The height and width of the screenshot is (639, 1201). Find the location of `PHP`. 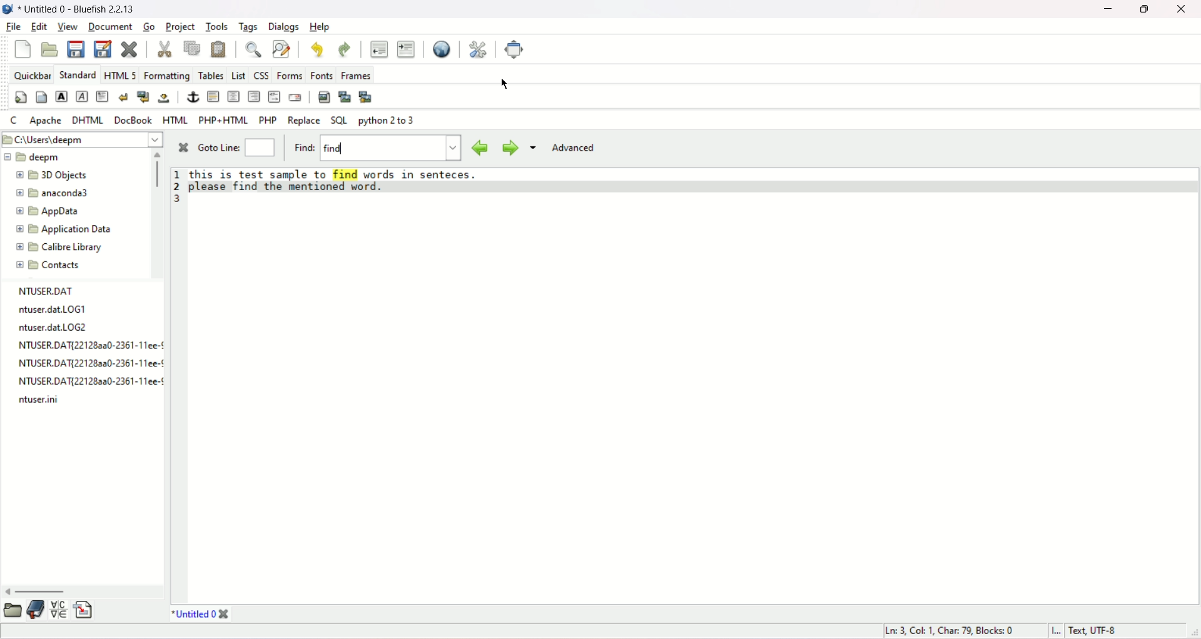

PHP is located at coordinates (268, 119).